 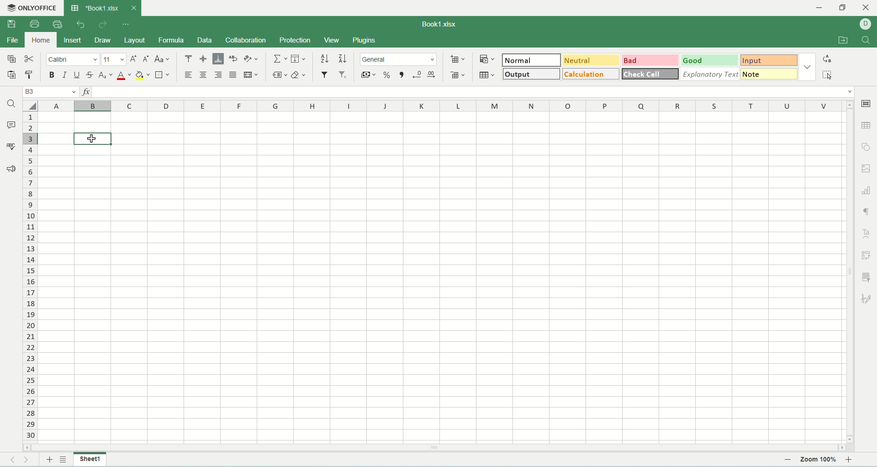 What do you see at coordinates (73, 41) in the screenshot?
I see `insert` at bounding box center [73, 41].